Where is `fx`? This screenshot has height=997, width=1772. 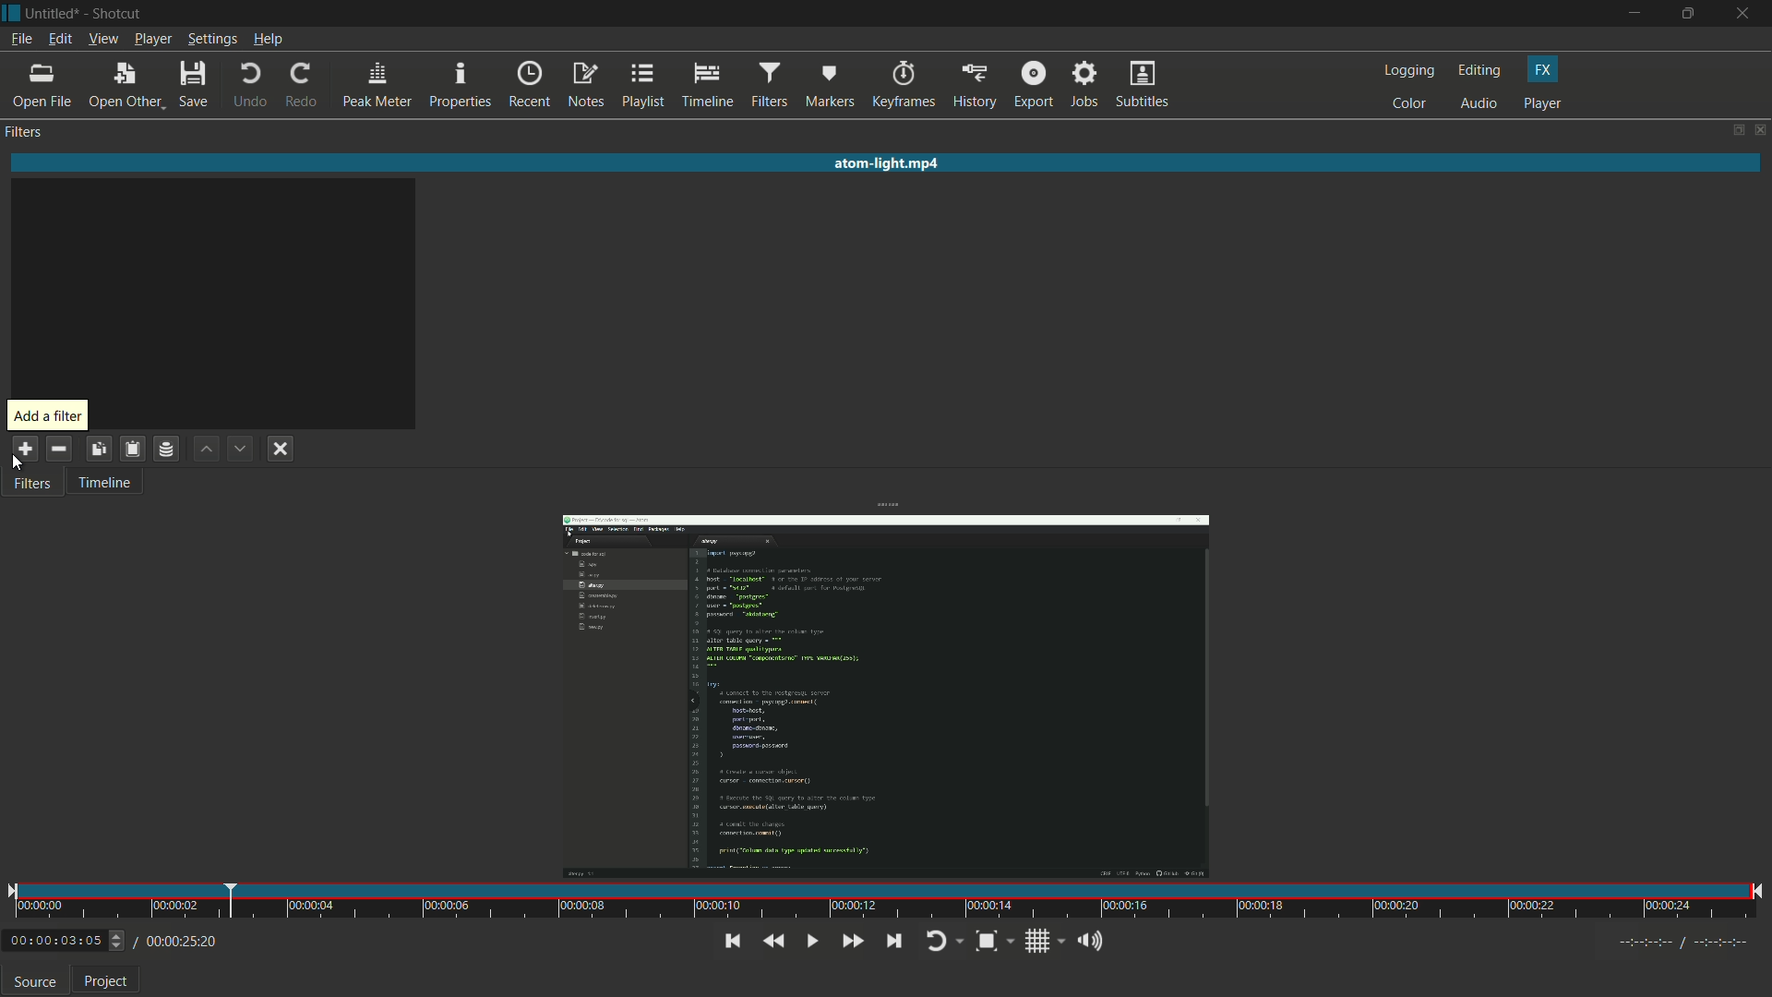
fx is located at coordinates (1546, 70).